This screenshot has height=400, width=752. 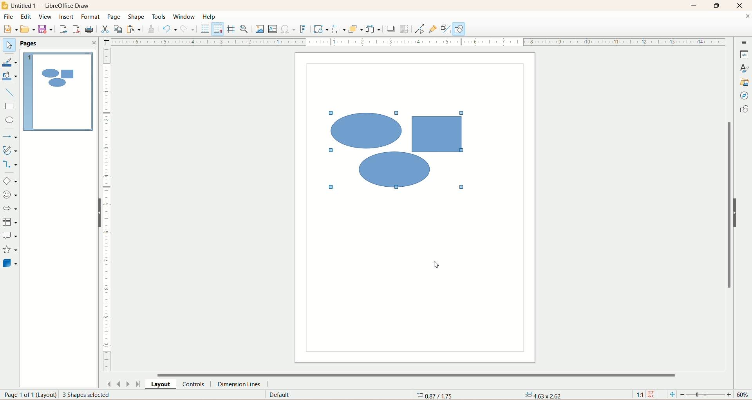 I want to click on rectangle, so click(x=10, y=107).